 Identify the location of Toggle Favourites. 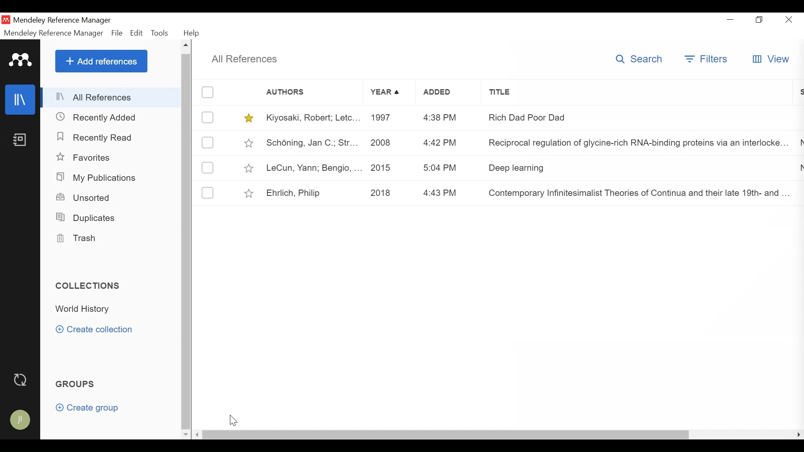
(250, 168).